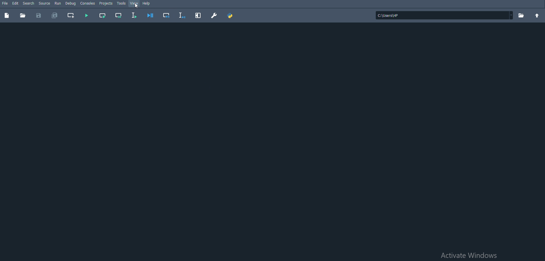 The width and height of the screenshot is (545, 261). What do you see at coordinates (22, 15) in the screenshot?
I see `Open file` at bounding box center [22, 15].